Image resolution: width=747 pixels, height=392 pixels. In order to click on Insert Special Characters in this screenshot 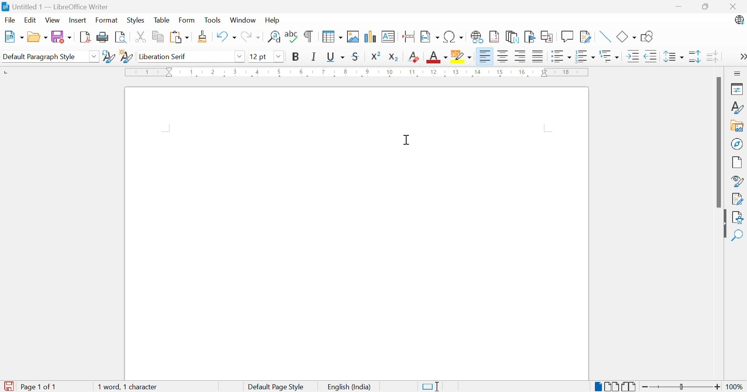, I will do `click(454, 37)`.